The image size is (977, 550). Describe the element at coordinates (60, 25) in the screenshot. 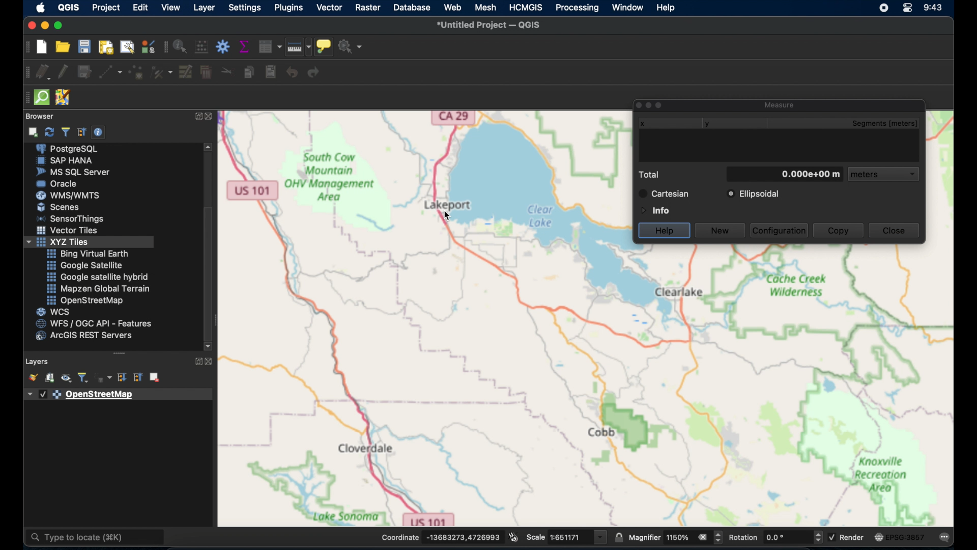

I see `maximize` at that location.